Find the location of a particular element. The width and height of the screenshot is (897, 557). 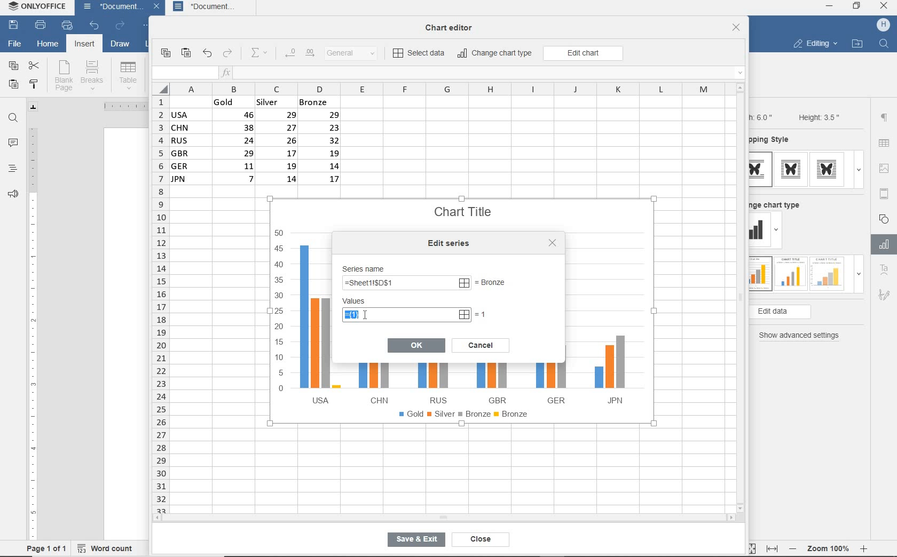

word count is located at coordinates (108, 547).